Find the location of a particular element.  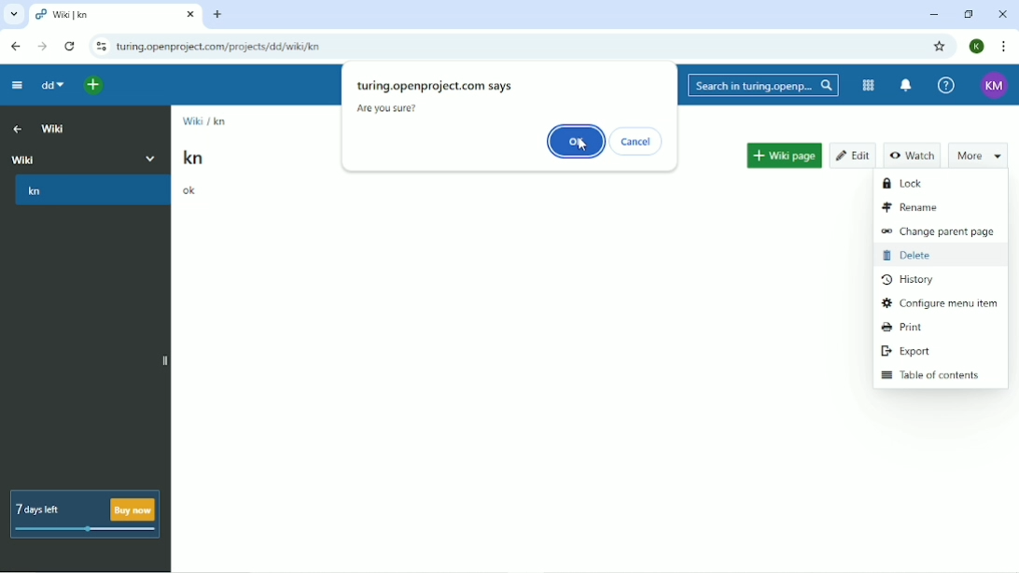

Wiki is located at coordinates (86, 158).